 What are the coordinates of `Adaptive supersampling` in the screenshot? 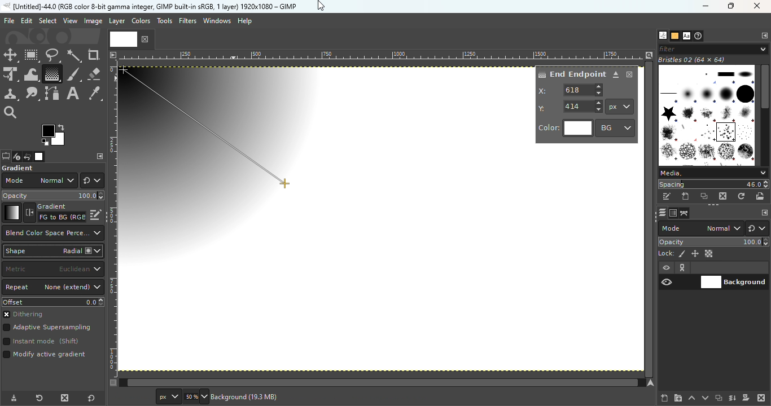 It's located at (47, 329).